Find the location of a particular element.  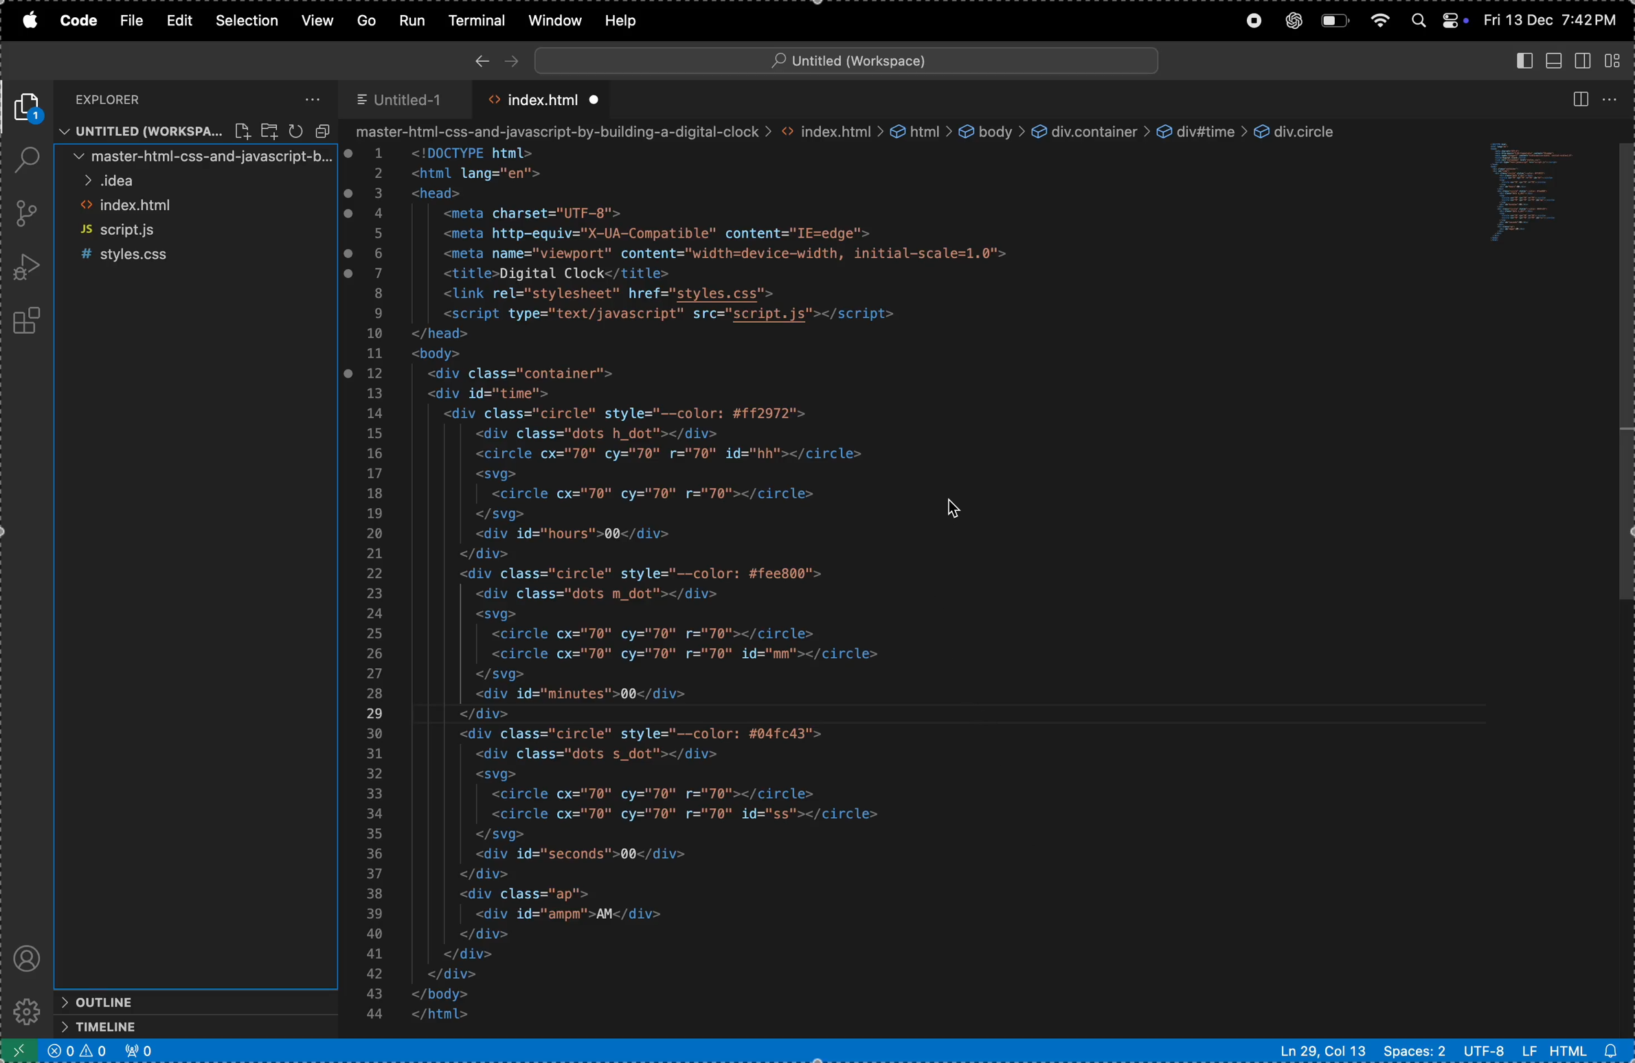

utf 8 is located at coordinates (1498, 1050).